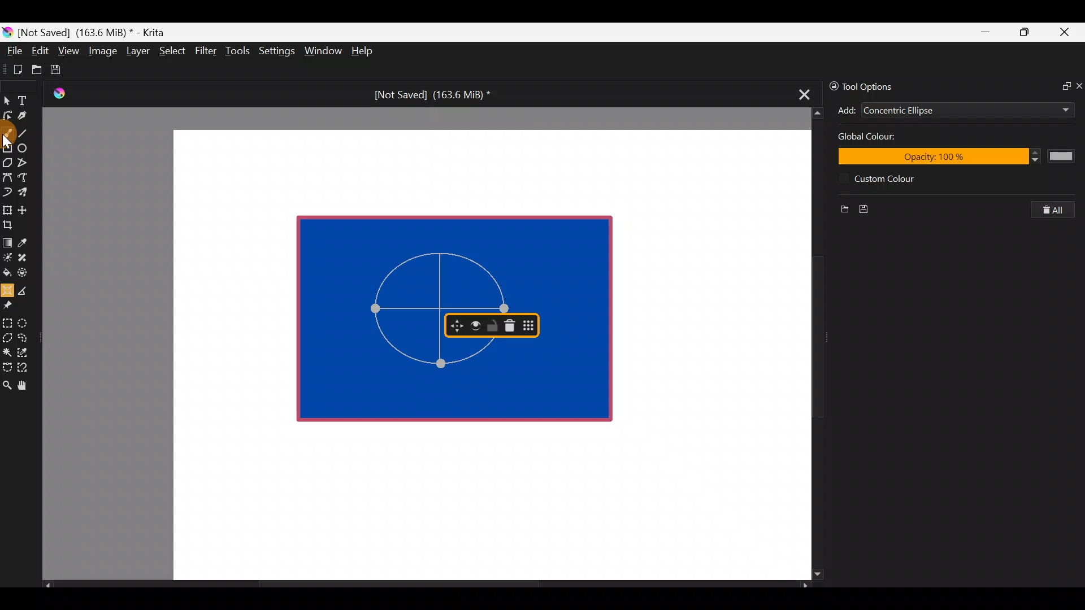 The width and height of the screenshot is (1085, 610). I want to click on File, so click(11, 53).